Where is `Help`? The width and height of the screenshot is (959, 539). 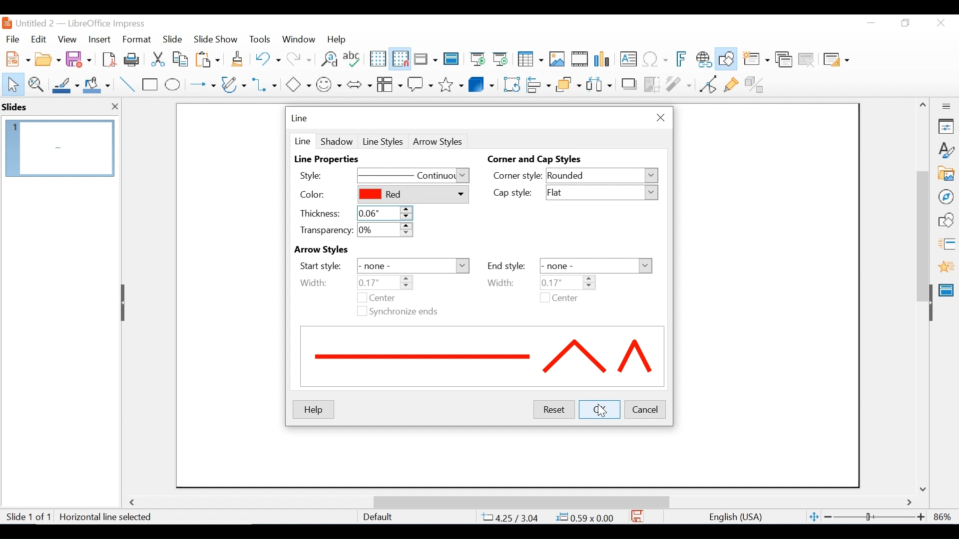 Help is located at coordinates (339, 39).